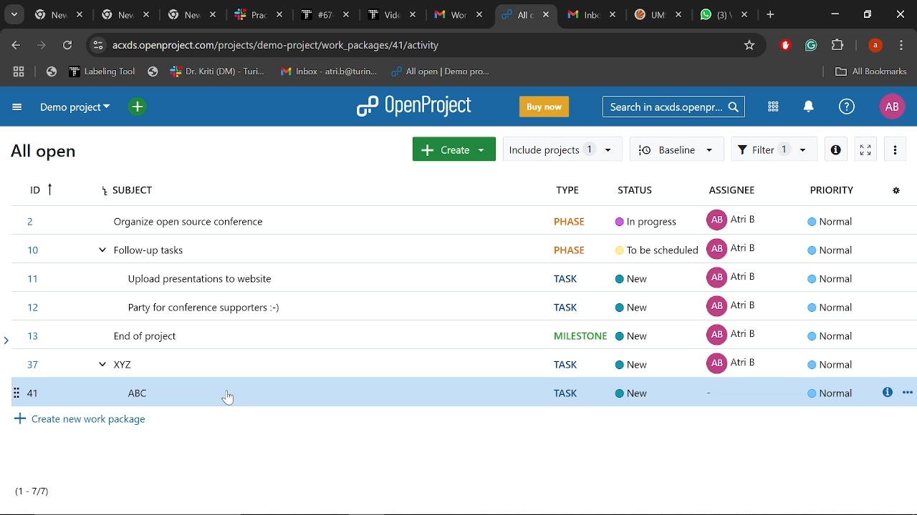 The width and height of the screenshot is (917, 515). I want to click on Priority, so click(832, 192).